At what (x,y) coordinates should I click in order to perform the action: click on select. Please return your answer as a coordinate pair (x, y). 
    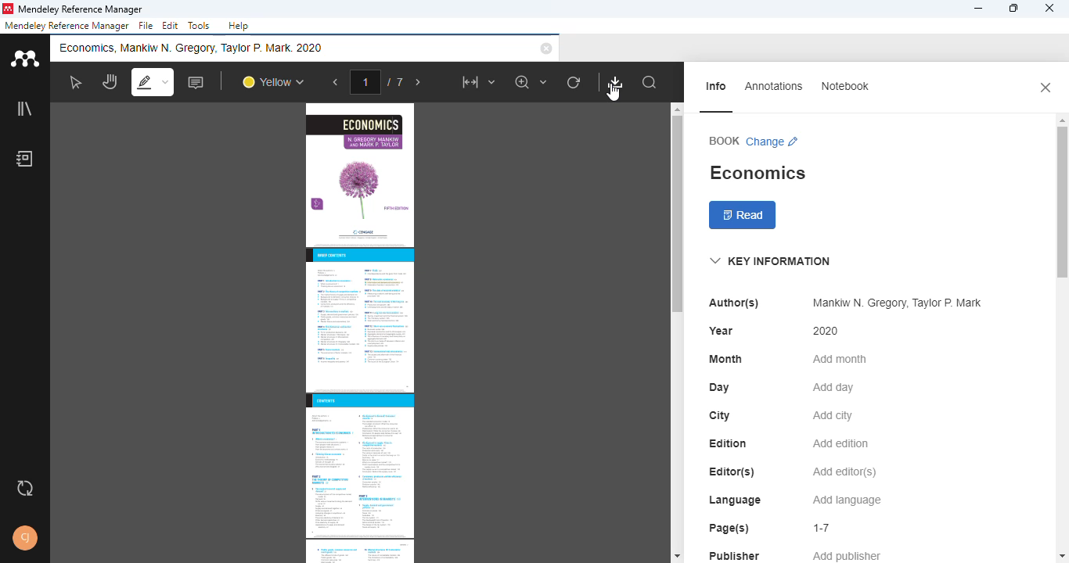
    Looking at the image, I should click on (74, 82).